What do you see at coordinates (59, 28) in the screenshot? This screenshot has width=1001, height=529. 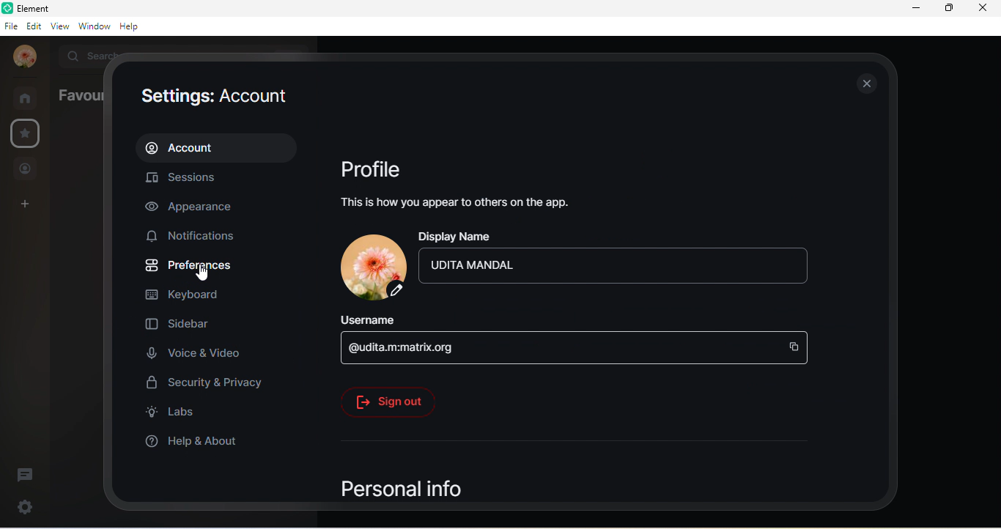 I see `view` at bounding box center [59, 28].